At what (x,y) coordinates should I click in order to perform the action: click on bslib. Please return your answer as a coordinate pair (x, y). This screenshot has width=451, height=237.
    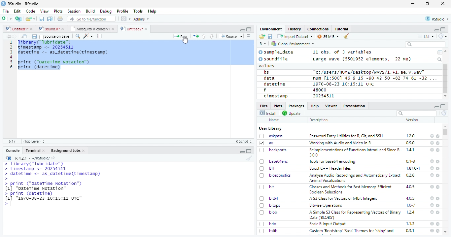
    Looking at the image, I should click on (269, 230).